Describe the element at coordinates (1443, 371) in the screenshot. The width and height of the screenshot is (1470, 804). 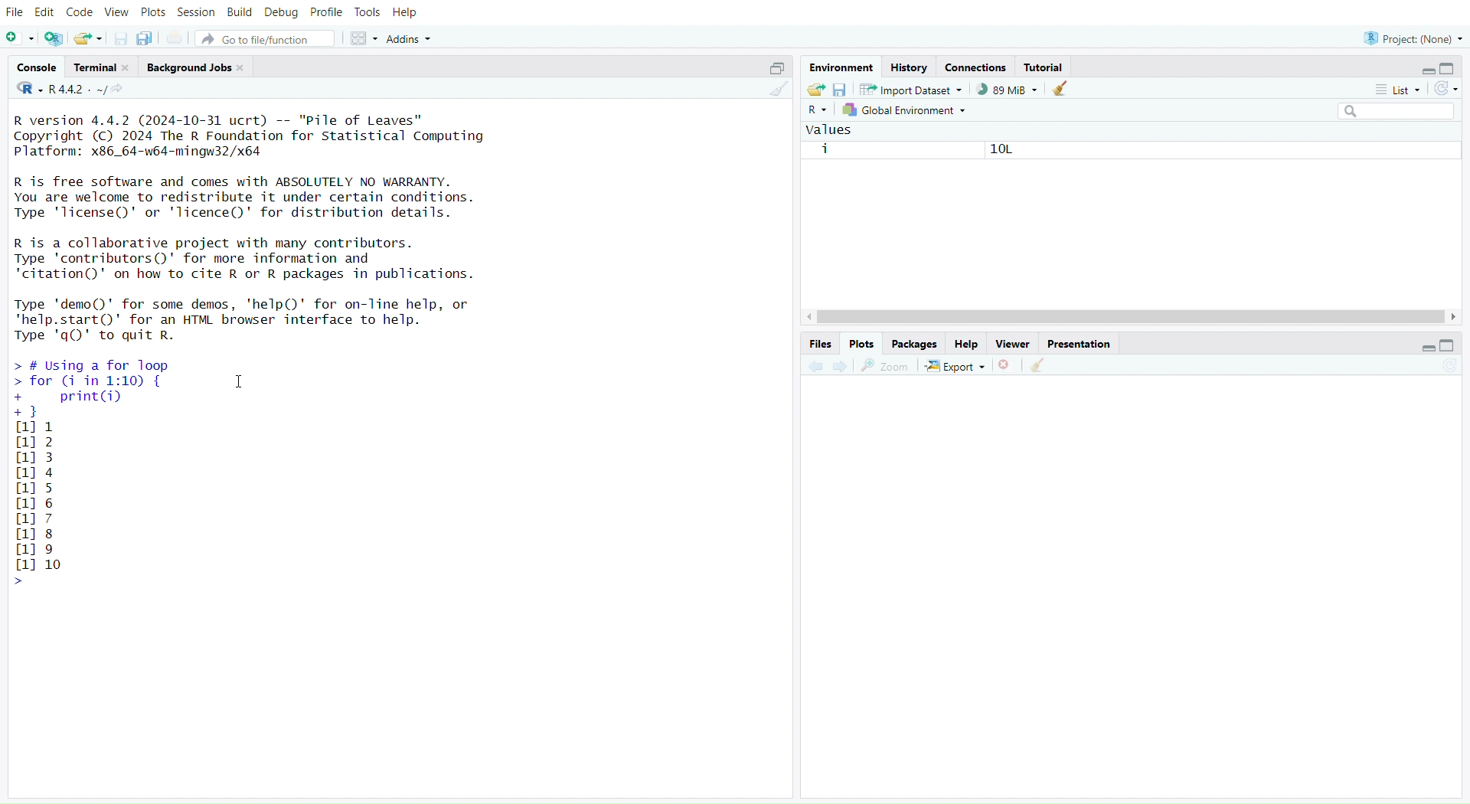
I see `refresh current plot` at that location.